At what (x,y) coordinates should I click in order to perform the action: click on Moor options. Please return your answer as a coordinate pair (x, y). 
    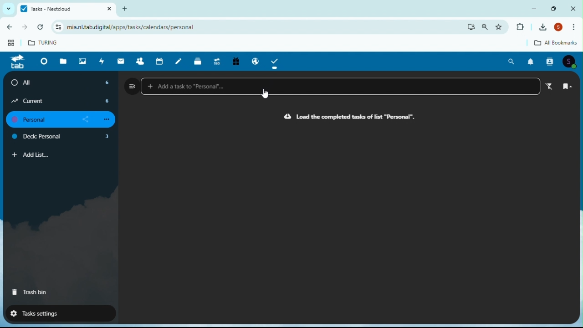
    Looking at the image, I should click on (576, 27).